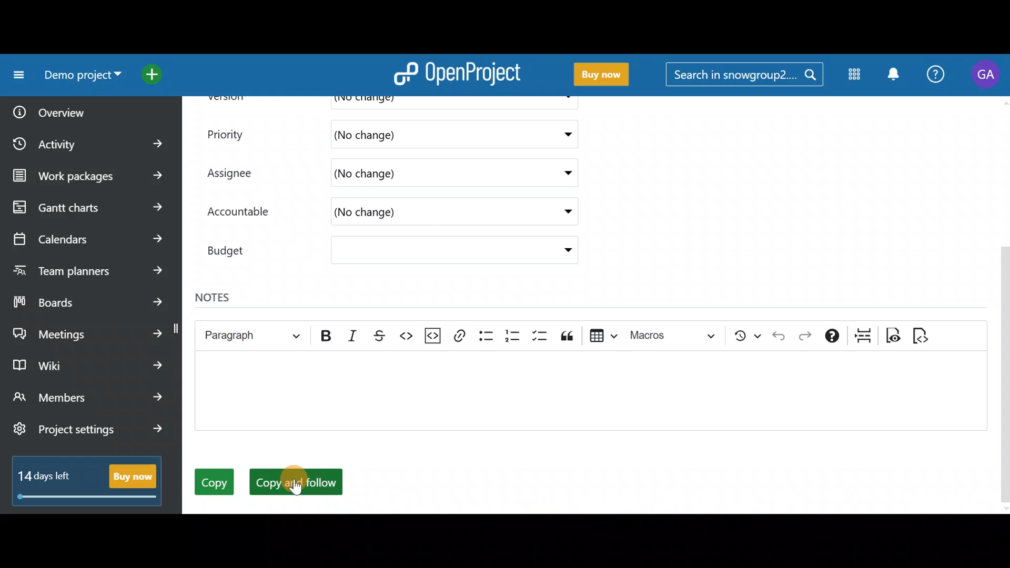 Image resolution: width=1010 pixels, height=568 pixels. Describe the element at coordinates (97, 436) in the screenshot. I see `Project settings` at that location.